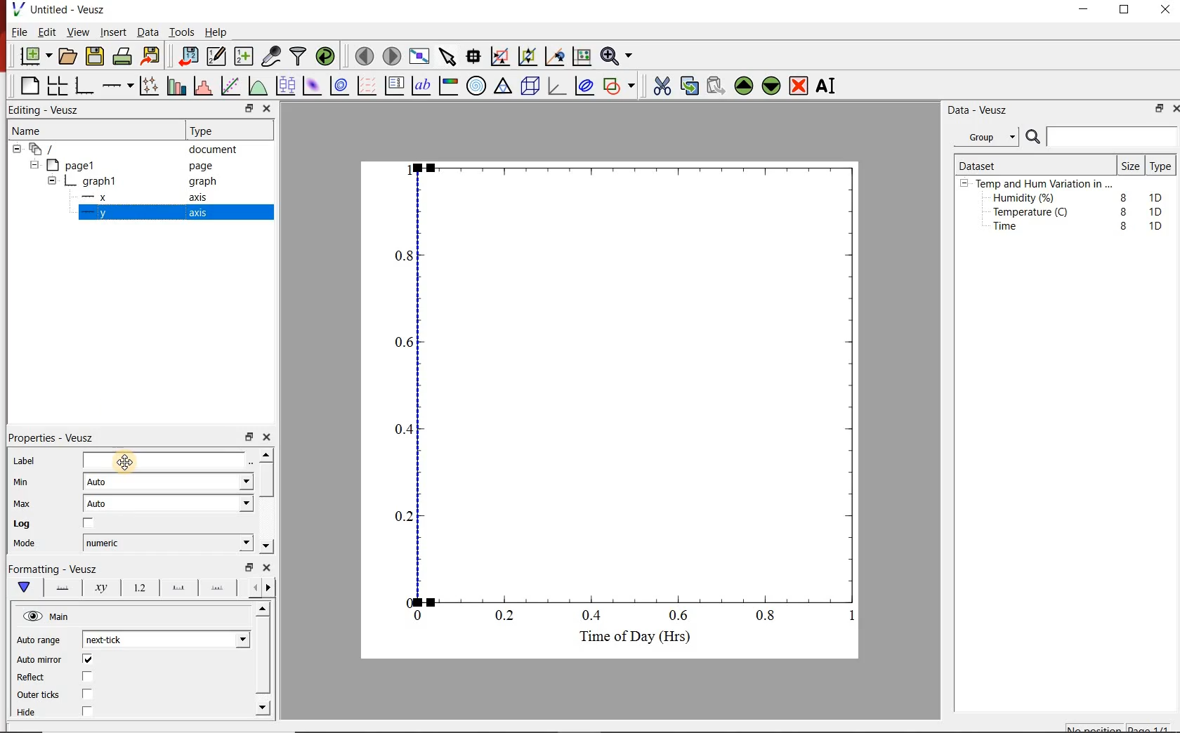  I want to click on next-tick, so click(114, 639).